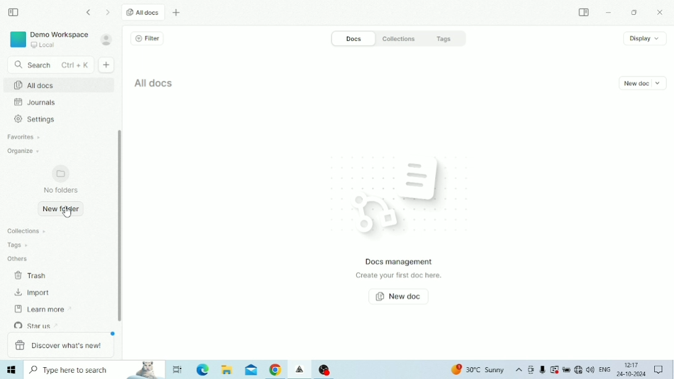 Image resolution: width=674 pixels, height=379 pixels. I want to click on Expand sidebar, so click(585, 12).